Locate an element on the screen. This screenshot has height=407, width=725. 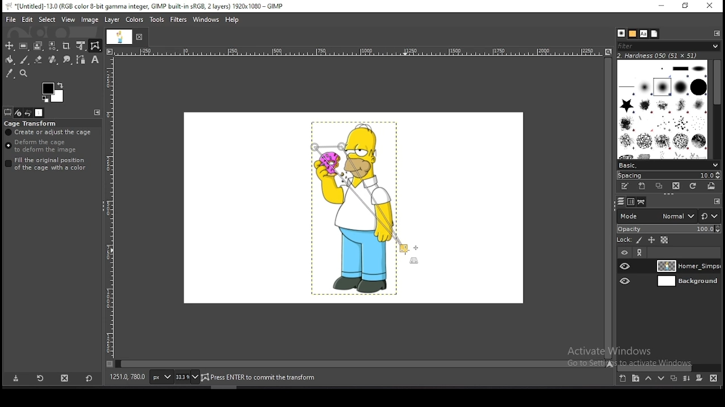
duplicate brush is located at coordinates (662, 187).